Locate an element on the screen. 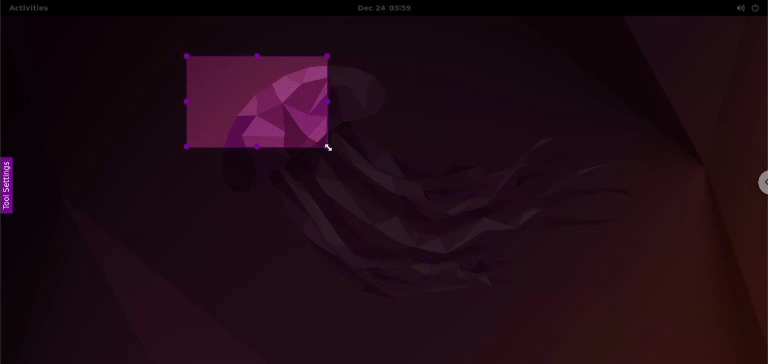  sound options  is located at coordinates (739, 8).